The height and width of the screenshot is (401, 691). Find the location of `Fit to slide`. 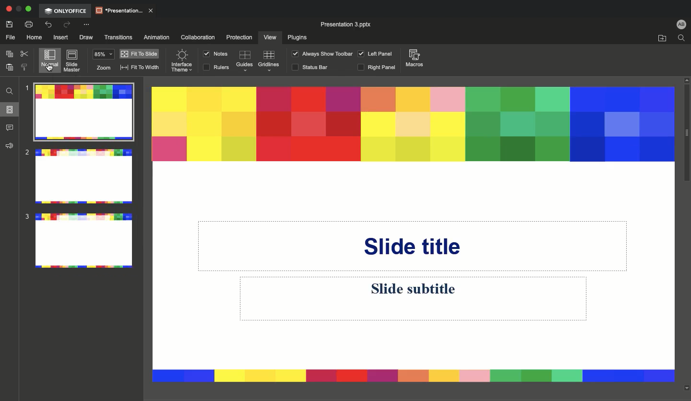

Fit to slide is located at coordinates (139, 53).